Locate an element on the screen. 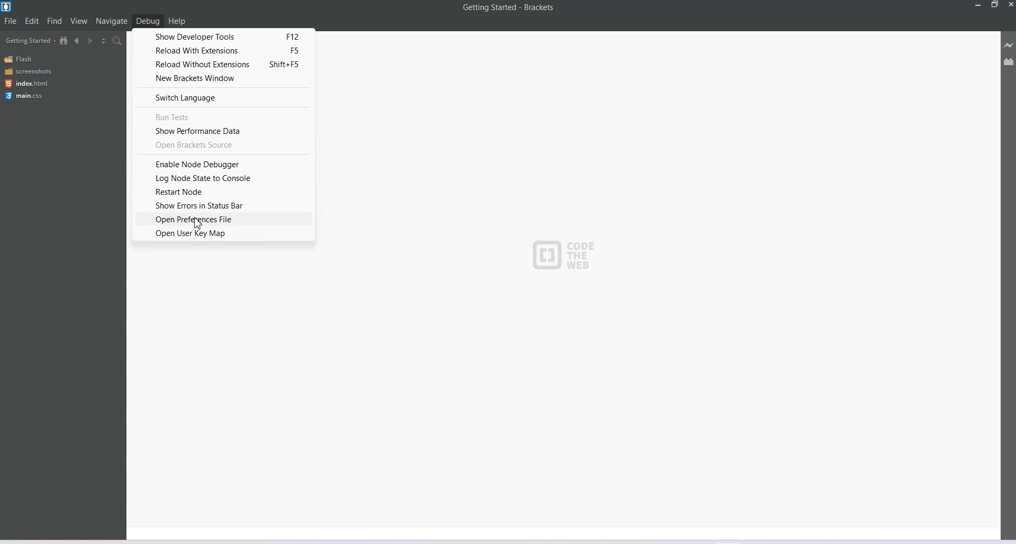 The height and width of the screenshot is (544, 1016). Minimize is located at coordinates (979, 5).